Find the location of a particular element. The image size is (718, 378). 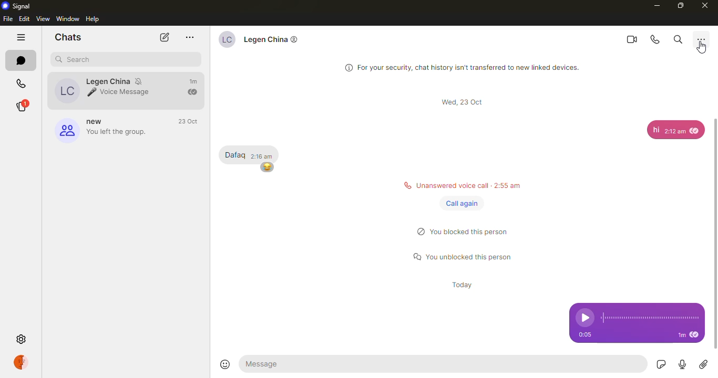

hide tabs is located at coordinates (22, 37).